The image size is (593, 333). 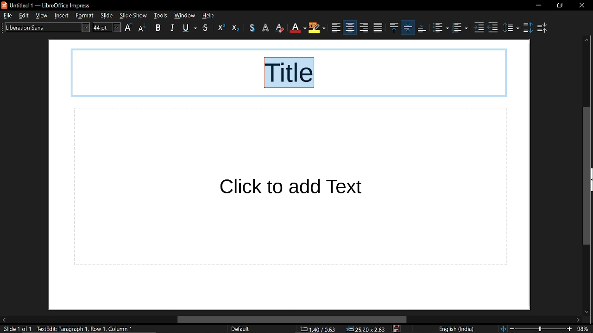 What do you see at coordinates (560, 6) in the screenshot?
I see `restore down` at bounding box center [560, 6].